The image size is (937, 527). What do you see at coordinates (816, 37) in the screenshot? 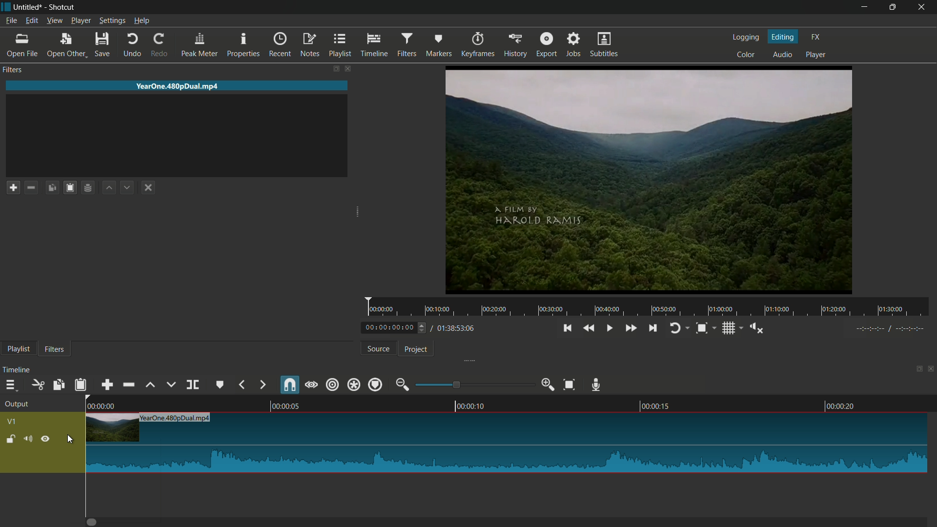
I see `fx` at bounding box center [816, 37].